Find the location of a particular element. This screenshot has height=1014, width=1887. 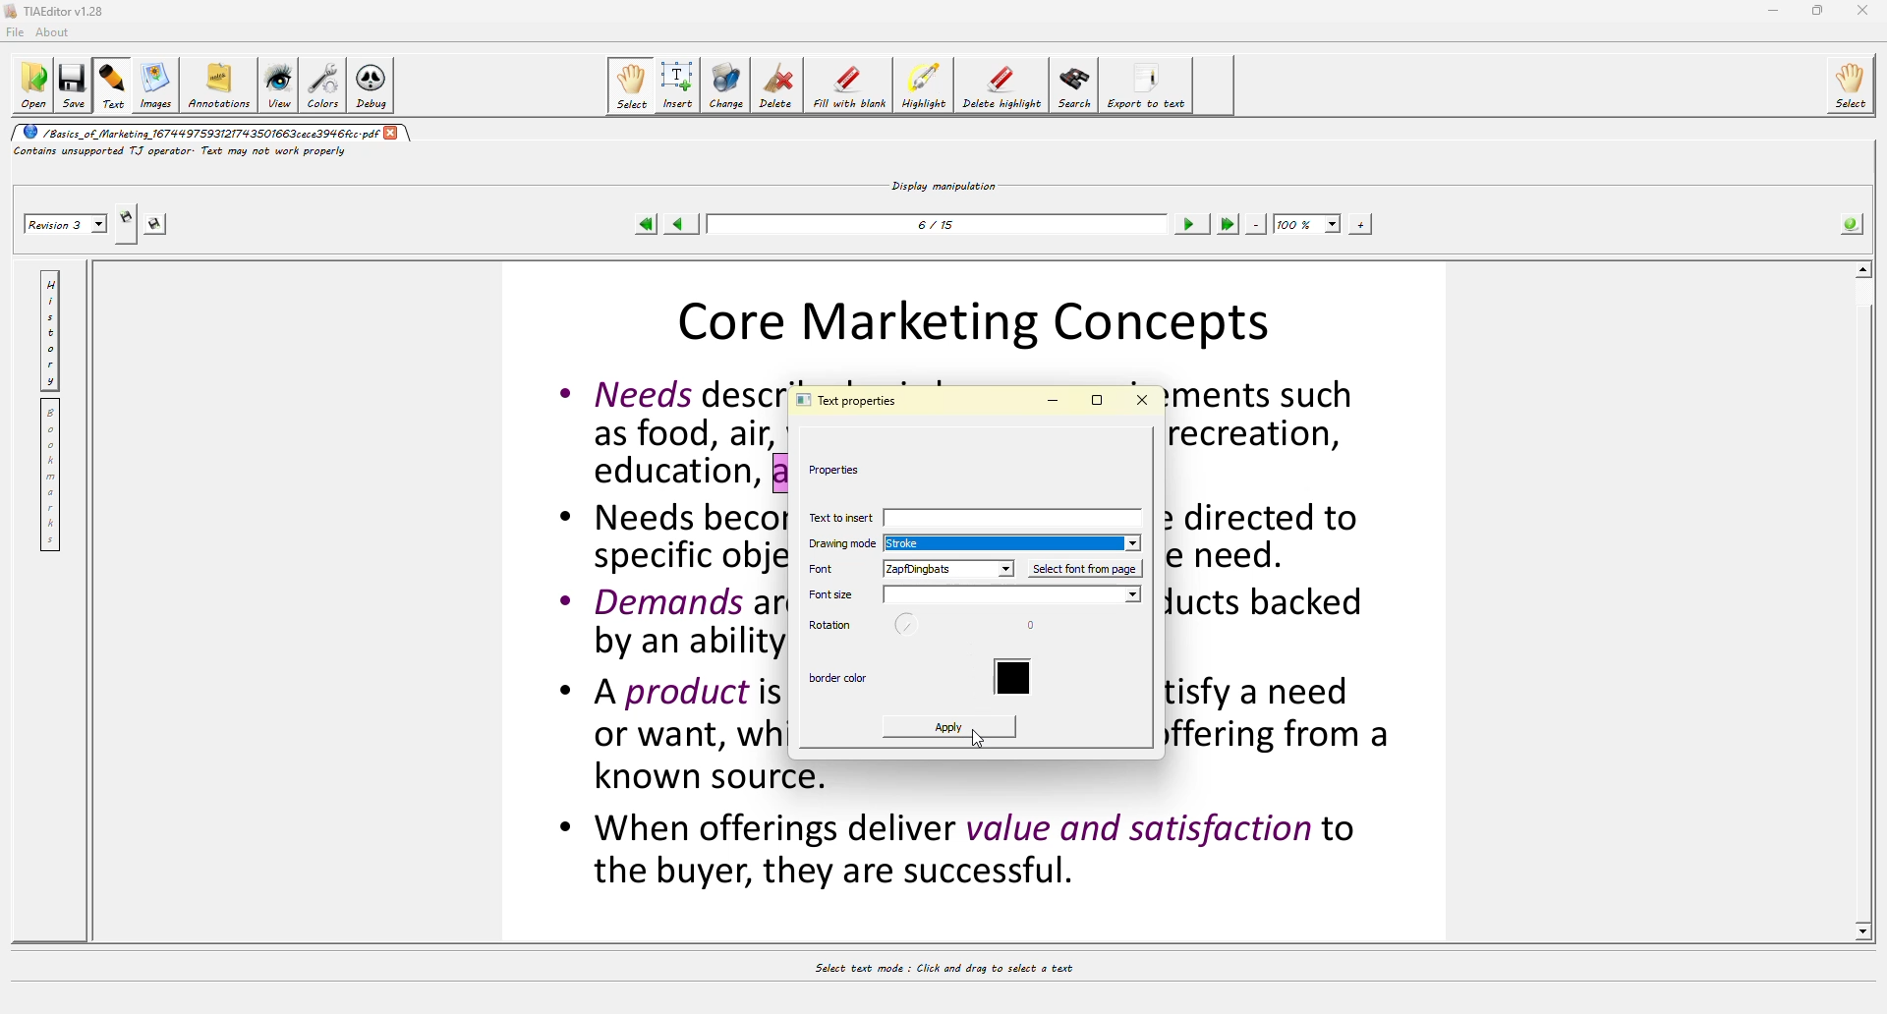

TIAEditor v1.28 is located at coordinates (53, 10).